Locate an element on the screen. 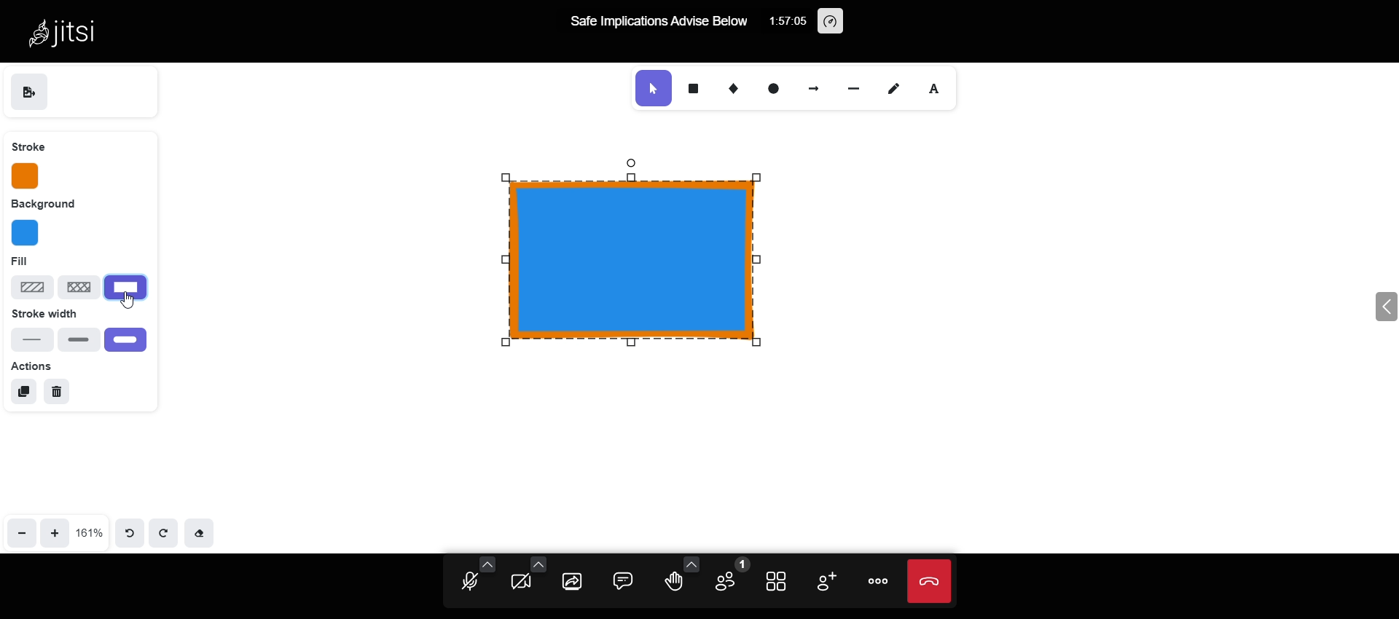 The height and width of the screenshot is (619, 1399). diamond is located at coordinates (731, 87).